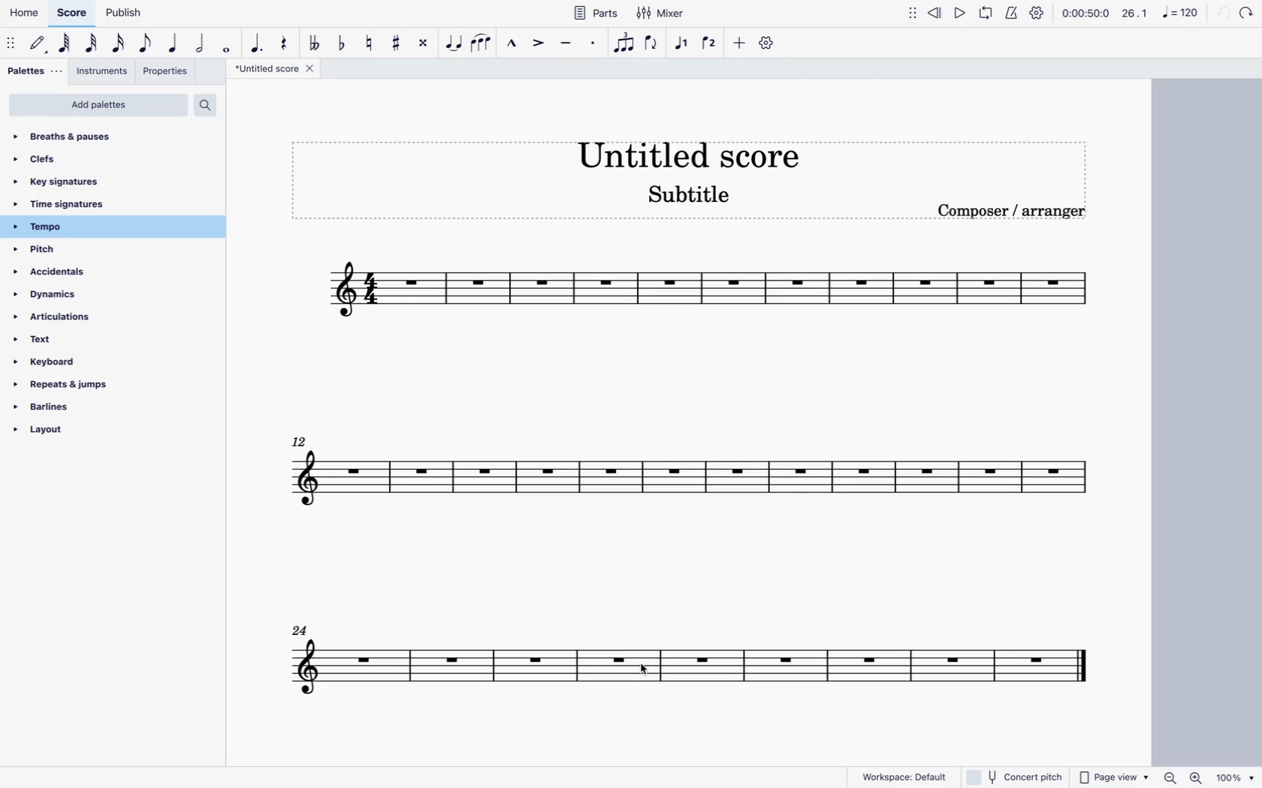 The image size is (1262, 788). I want to click on workspace, so click(905, 776).